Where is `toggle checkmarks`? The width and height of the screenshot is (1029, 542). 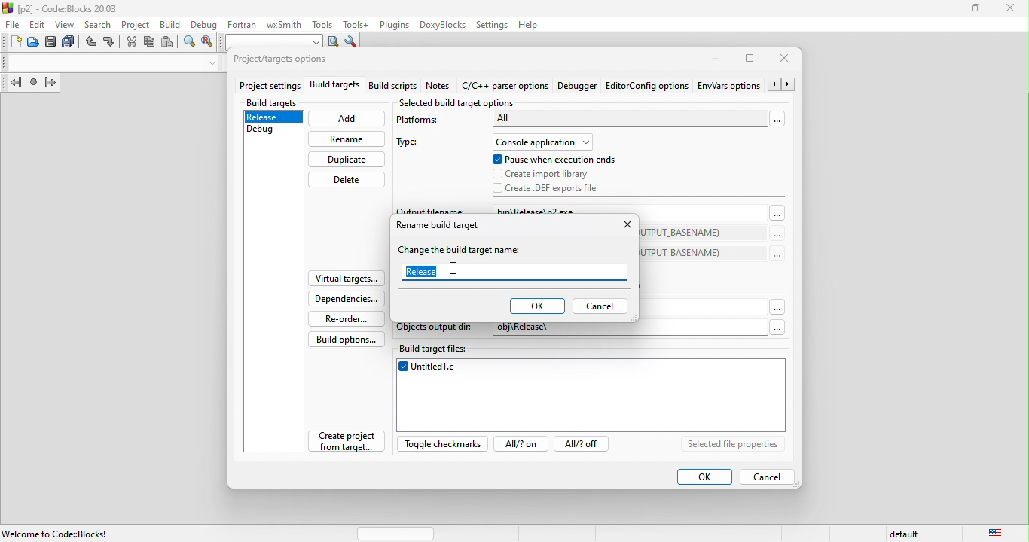
toggle checkmarks is located at coordinates (444, 444).